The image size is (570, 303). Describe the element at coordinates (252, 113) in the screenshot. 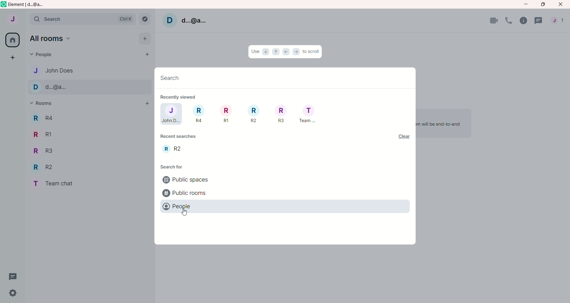

I see `recent user r2` at that location.